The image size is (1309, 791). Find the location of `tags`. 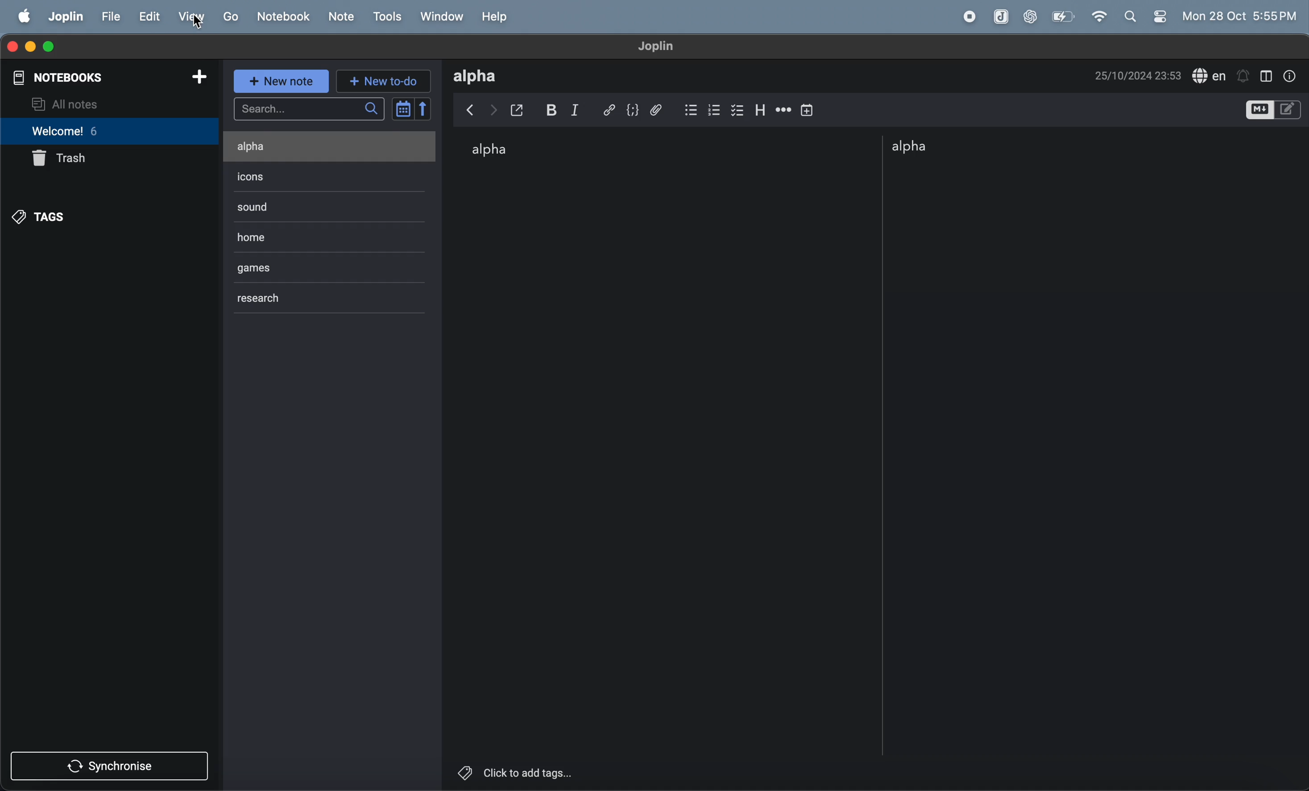

tags is located at coordinates (42, 217).